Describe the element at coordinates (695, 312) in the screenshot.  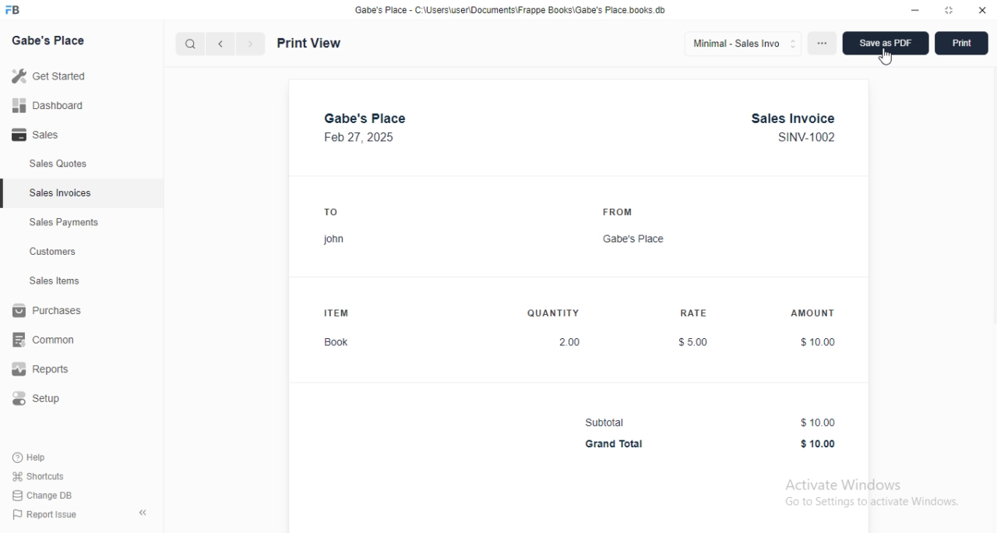
I see `RATE` at that location.